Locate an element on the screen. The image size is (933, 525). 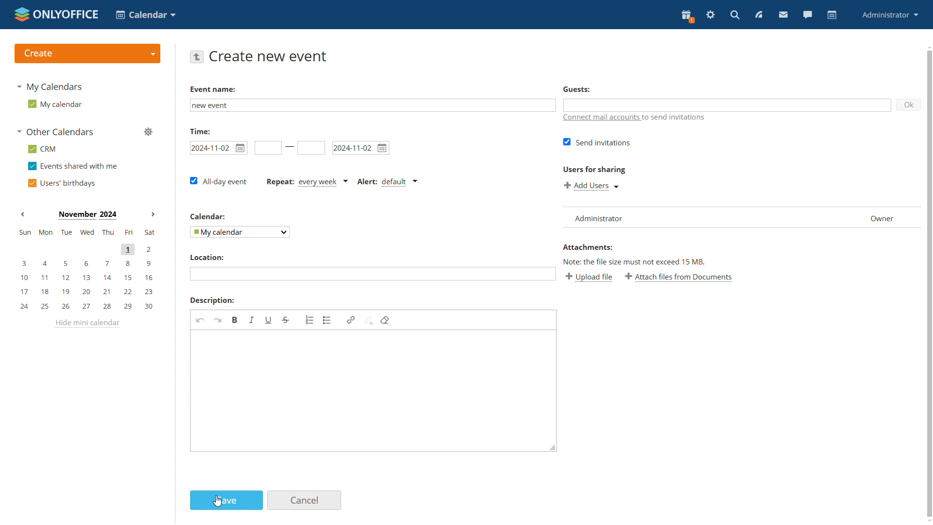
mini calendar is located at coordinates (86, 271).